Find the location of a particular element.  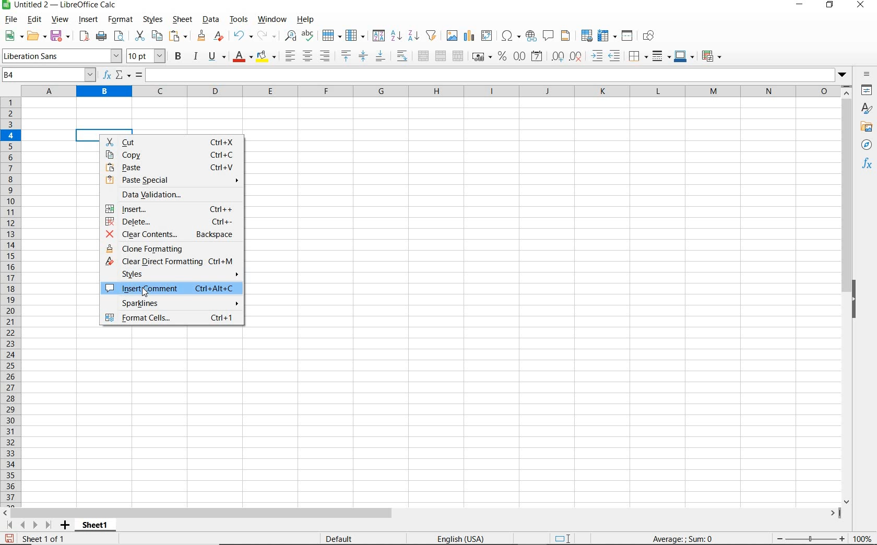

align top is located at coordinates (346, 55).